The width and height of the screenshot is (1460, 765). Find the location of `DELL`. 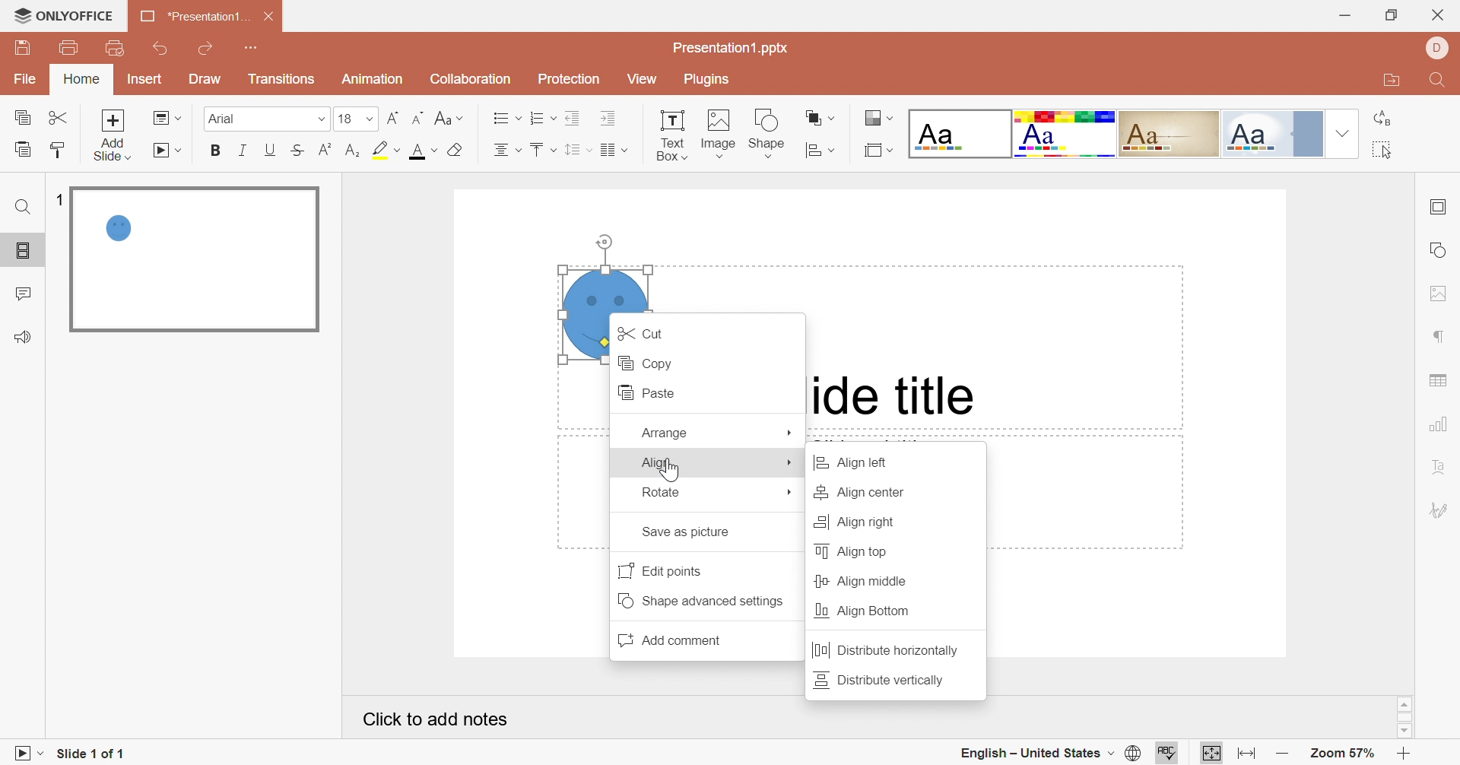

DELL is located at coordinates (1436, 47).